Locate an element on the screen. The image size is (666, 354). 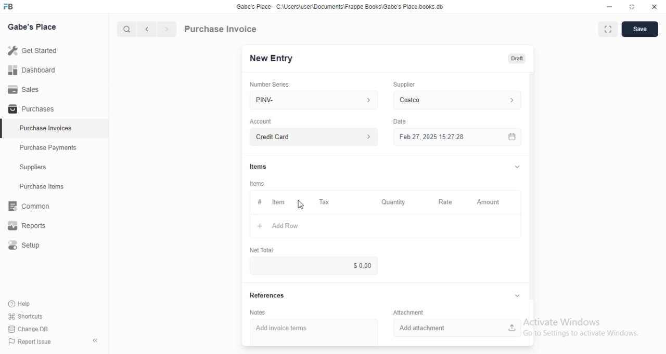
Purchase Invoice is located at coordinates (221, 29).